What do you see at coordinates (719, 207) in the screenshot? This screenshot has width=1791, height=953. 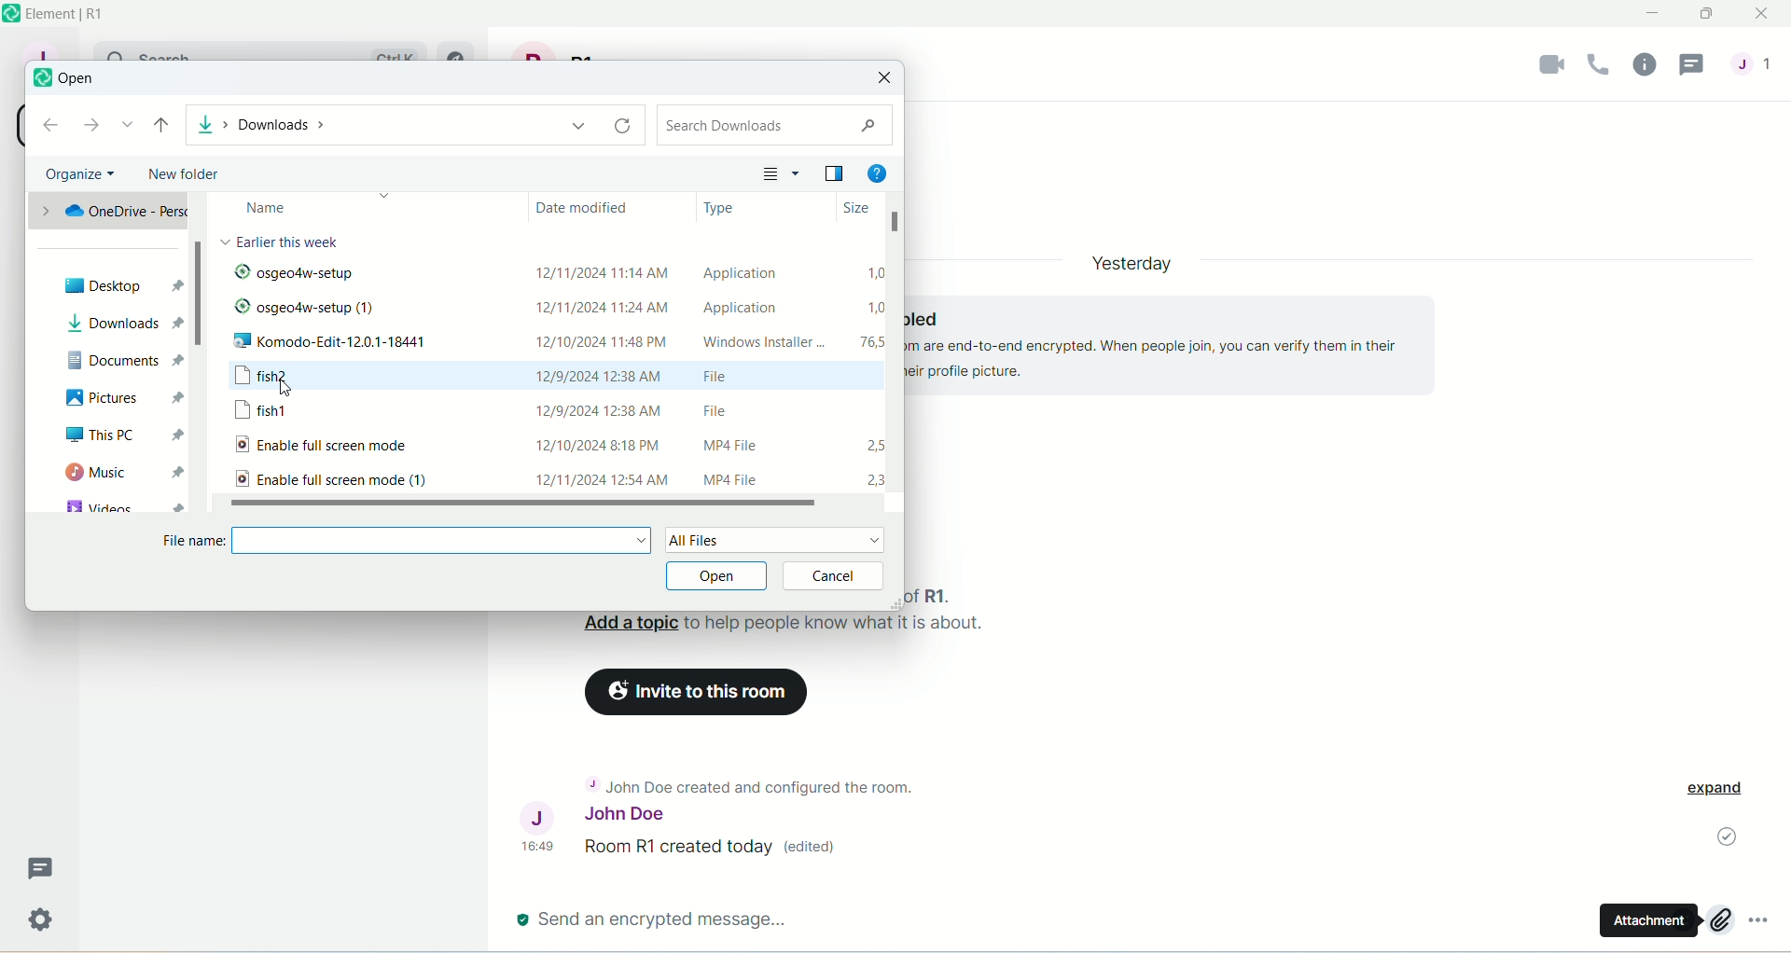 I see `type` at bounding box center [719, 207].